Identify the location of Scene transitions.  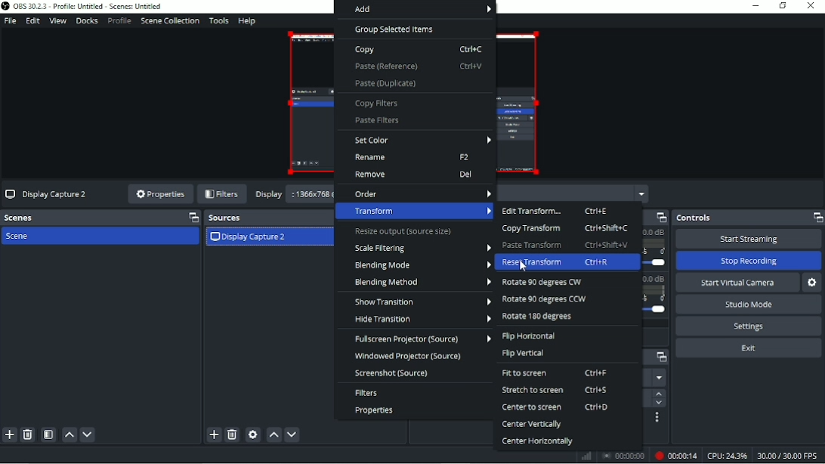
(659, 358).